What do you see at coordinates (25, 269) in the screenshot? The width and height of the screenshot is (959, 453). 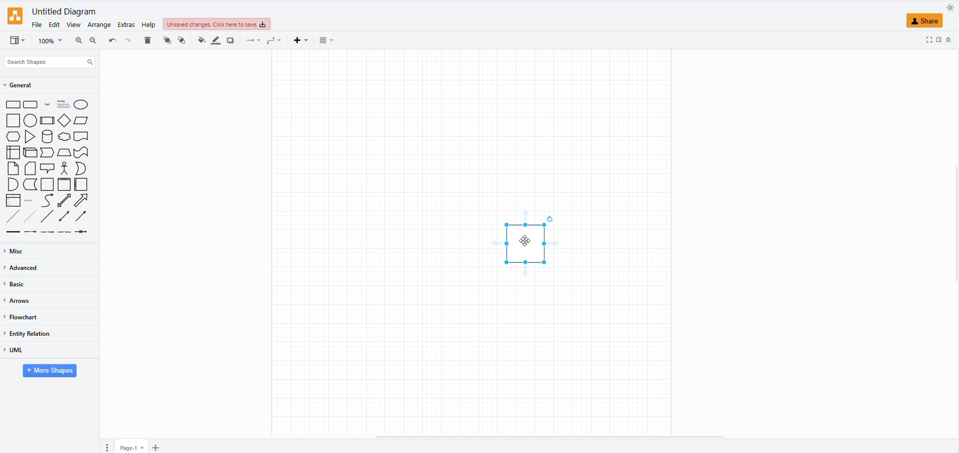 I see `advanced` at bounding box center [25, 269].